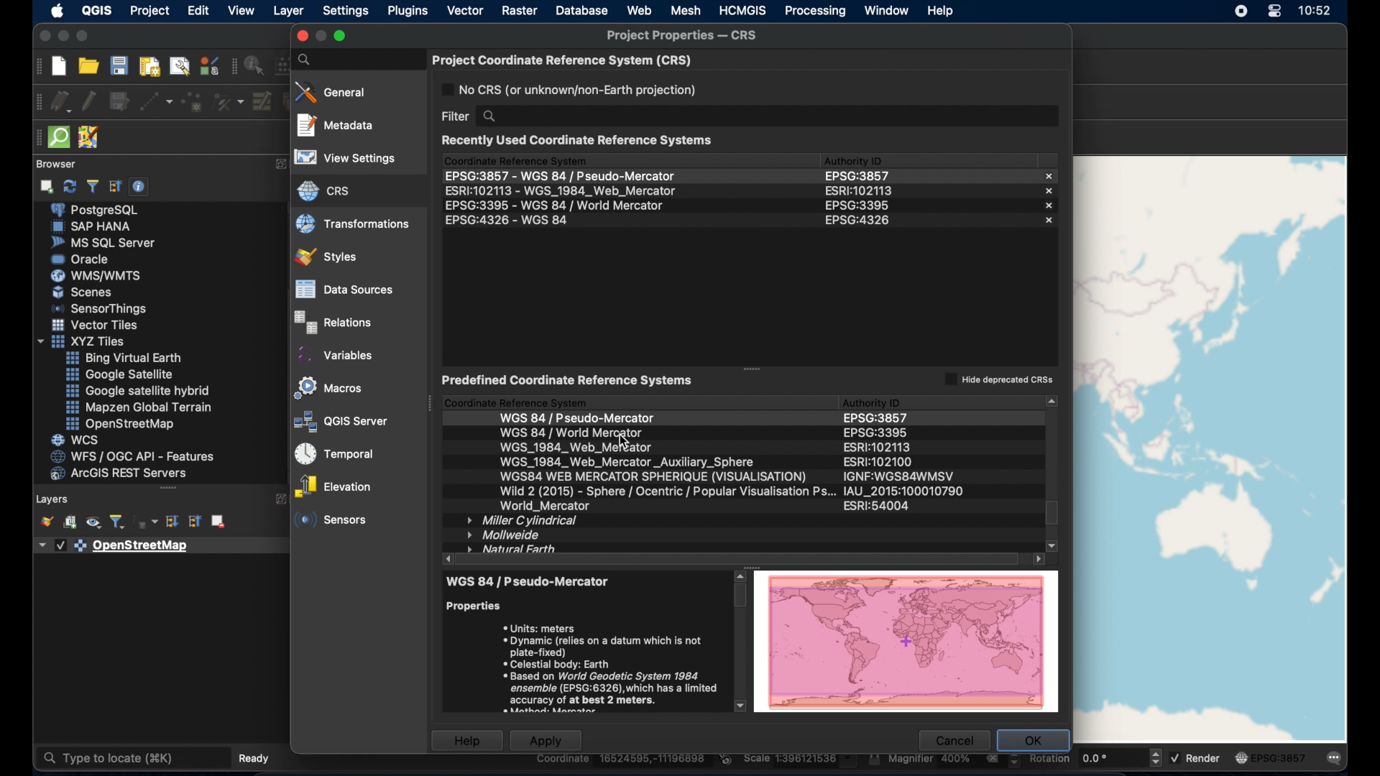 The image size is (1380, 776). I want to click on authority id, so click(876, 448).